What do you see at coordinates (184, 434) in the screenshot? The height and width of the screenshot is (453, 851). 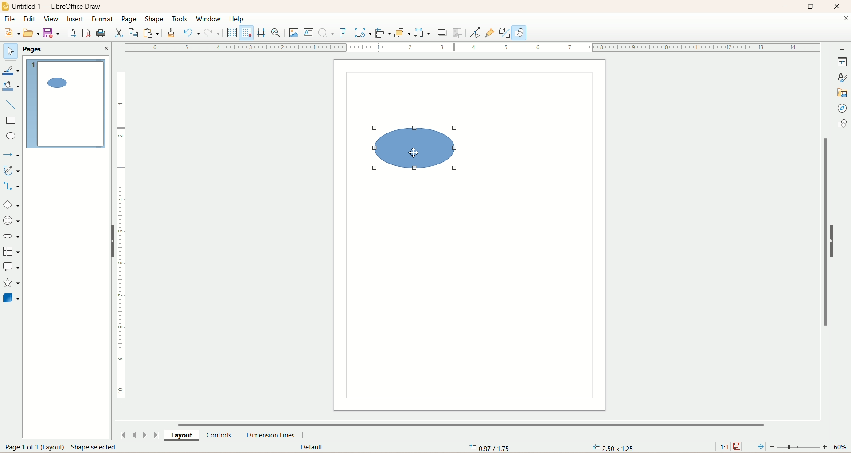 I see `layout` at bounding box center [184, 434].